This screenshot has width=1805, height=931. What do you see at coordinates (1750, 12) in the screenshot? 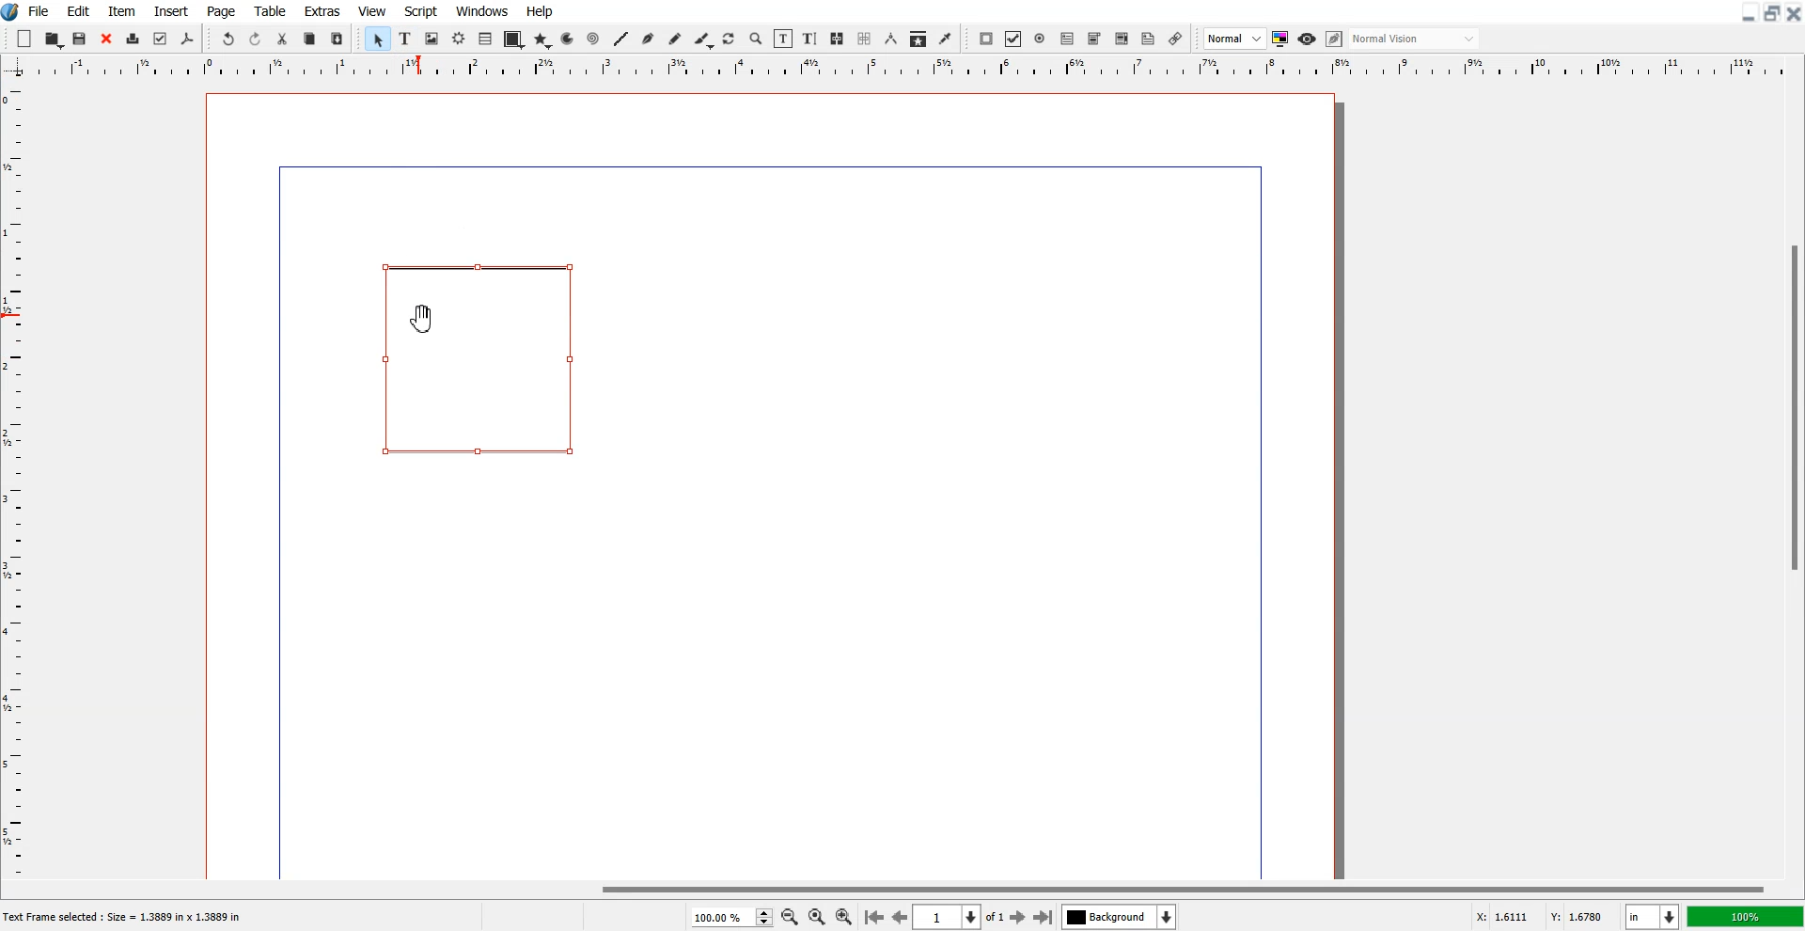
I see `Minimize` at bounding box center [1750, 12].